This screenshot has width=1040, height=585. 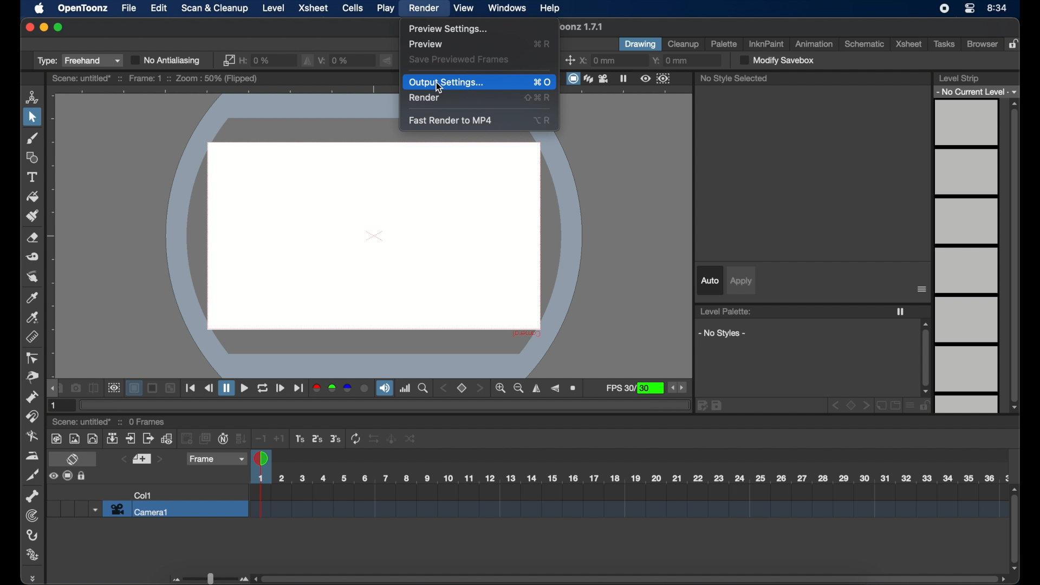 I want to click on v, so click(x=335, y=59).